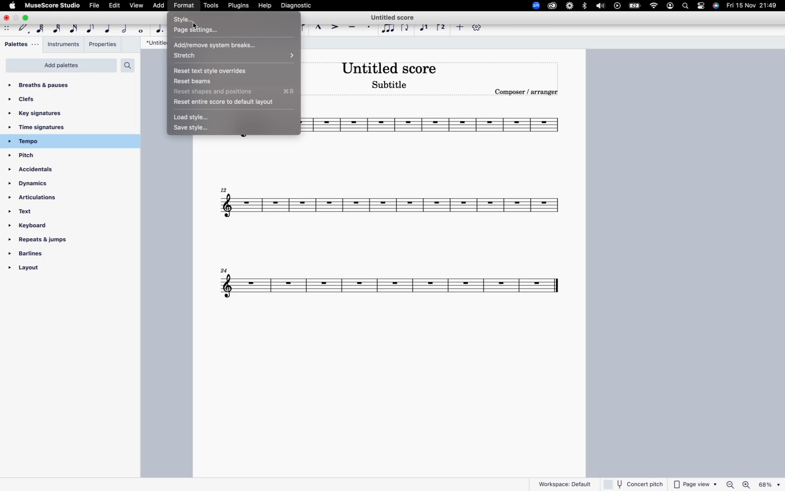 This screenshot has width=785, height=491. Describe the element at coordinates (63, 44) in the screenshot. I see `instruments` at that location.